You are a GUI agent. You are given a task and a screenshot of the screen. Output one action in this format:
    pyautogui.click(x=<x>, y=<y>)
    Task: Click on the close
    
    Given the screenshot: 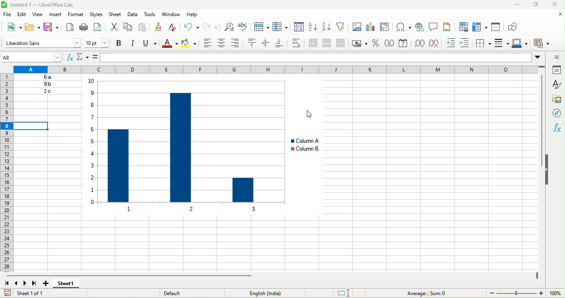 What is the action you would take?
    pyautogui.click(x=558, y=16)
    